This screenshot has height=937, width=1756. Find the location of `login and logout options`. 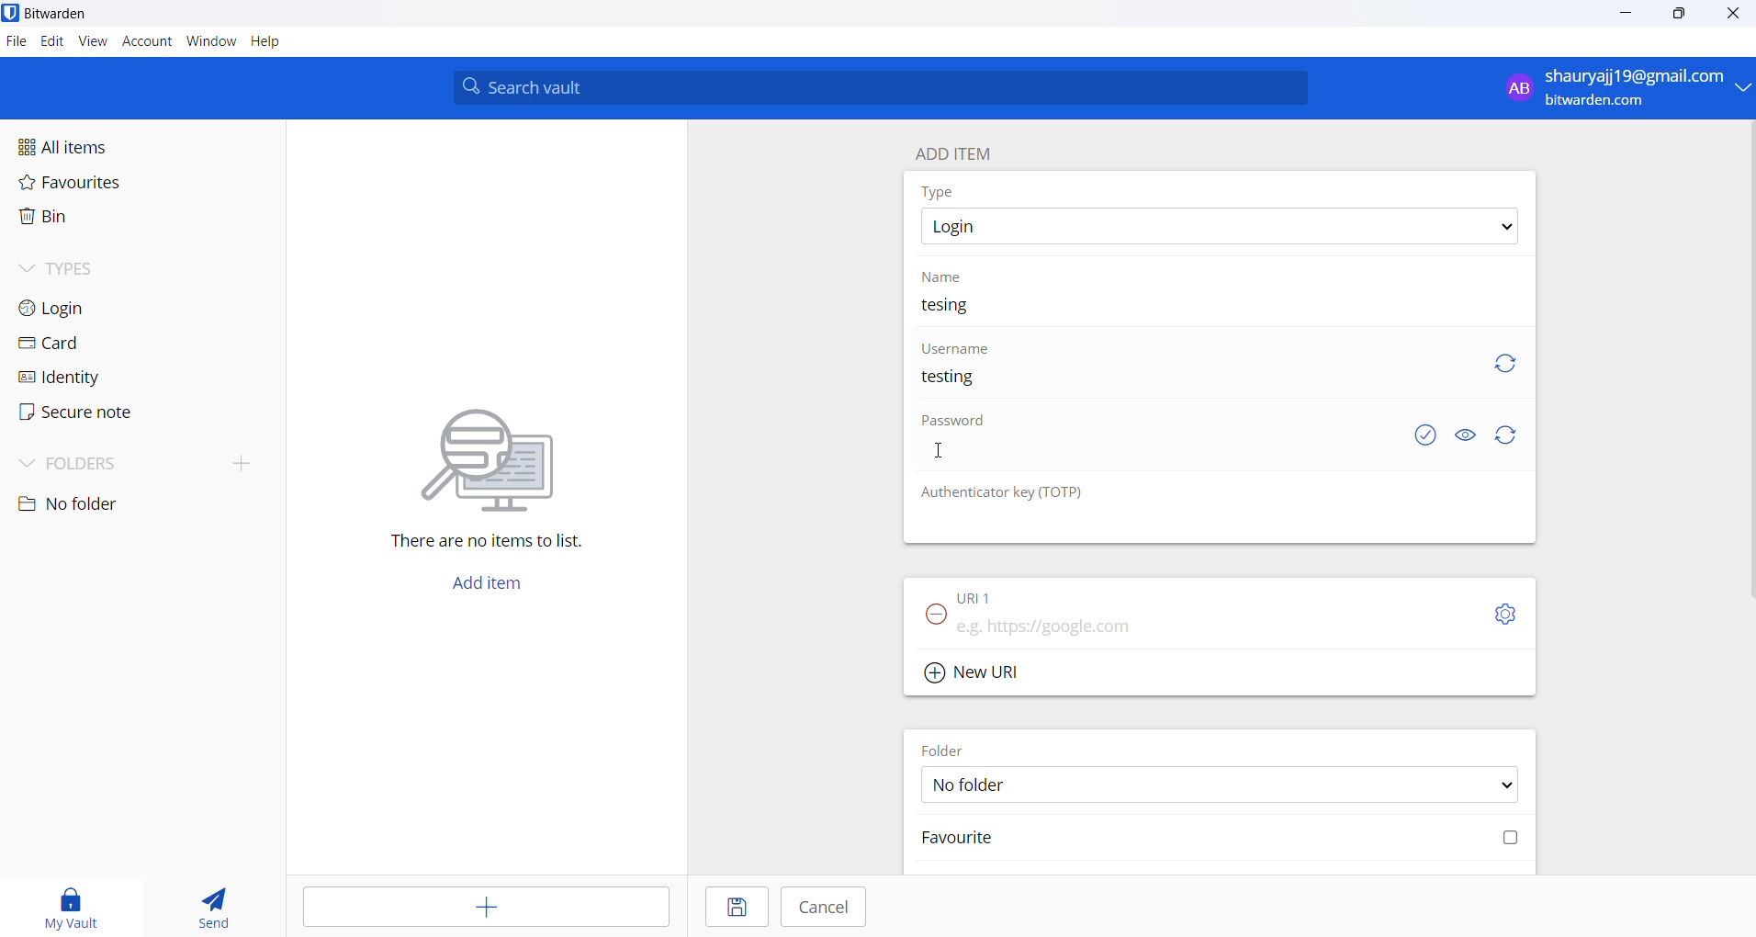

login and logout options is located at coordinates (1627, 89).